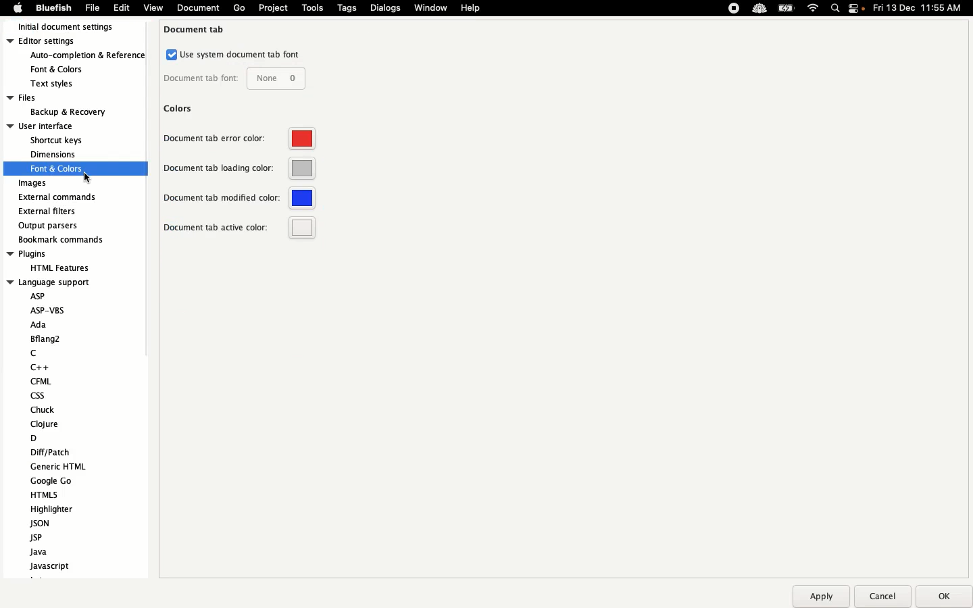 The width and height of the screenshot is (973, 608). What do you see at coordinates (50, 282) in the screenshot?
I see `language support` at bounding box center [50, 282].